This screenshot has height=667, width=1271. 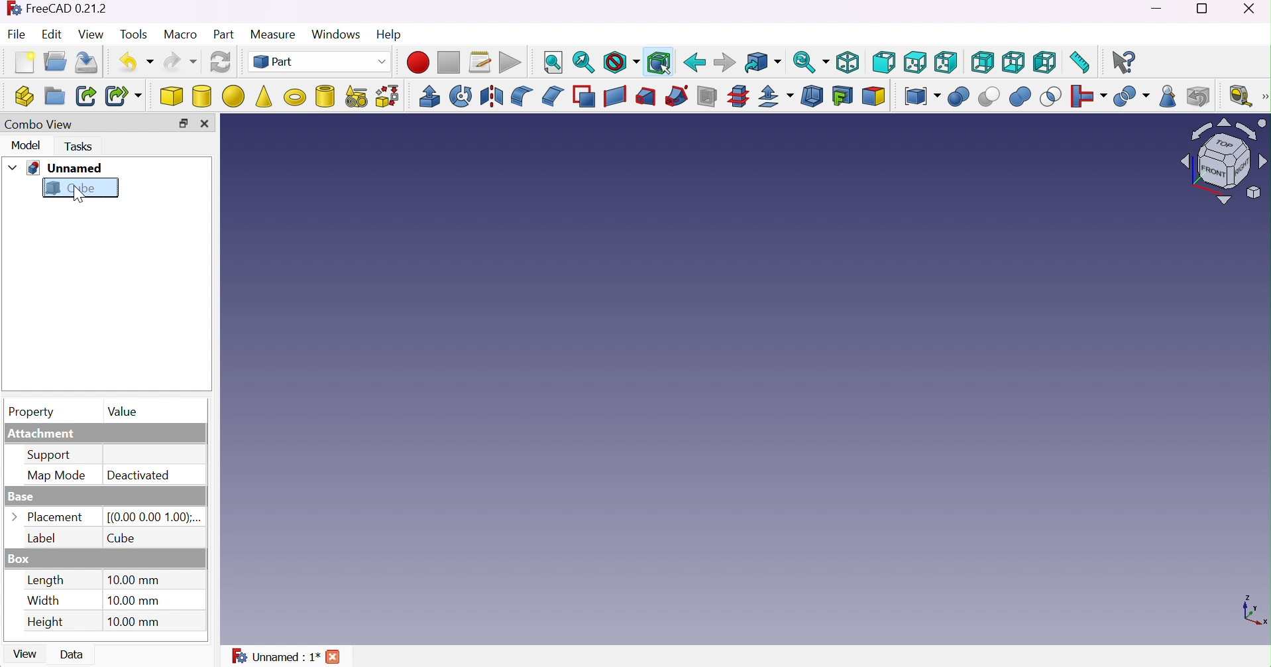 What do you see at coordinates (122, 411) in the screenshot?
I see `Value` at bounding box center [122, 411].